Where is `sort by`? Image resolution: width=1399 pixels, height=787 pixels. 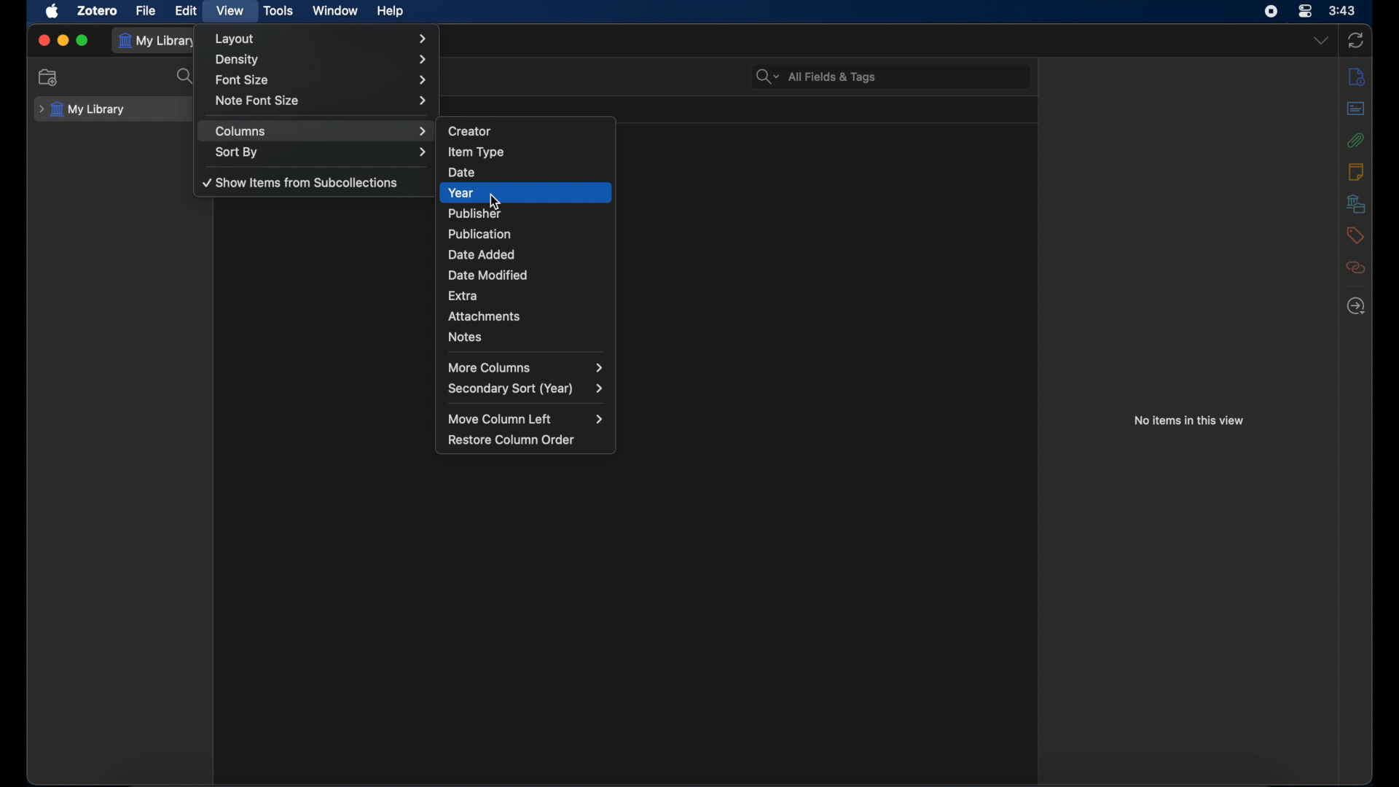 sort by is located at coordinates (323, 152).